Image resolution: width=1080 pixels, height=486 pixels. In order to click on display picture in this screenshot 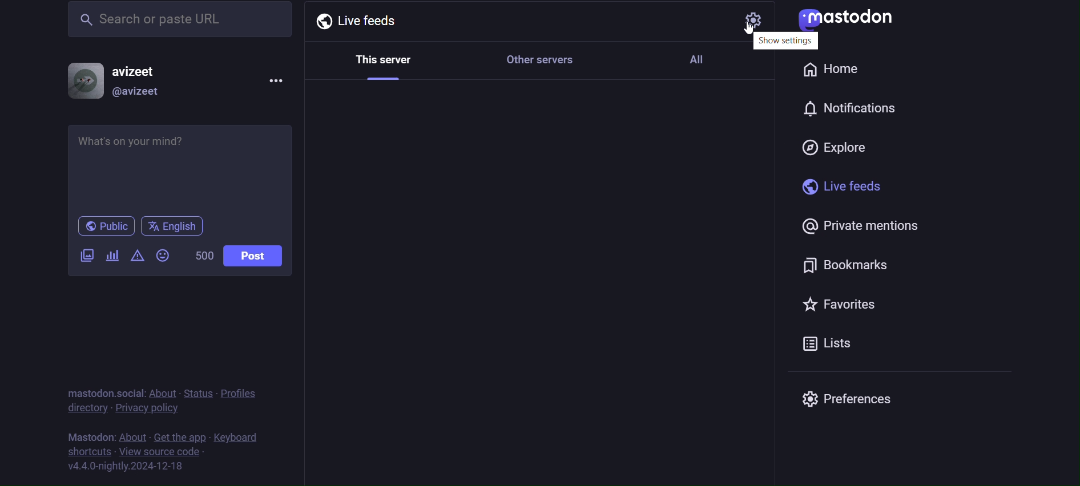, I will do `click(80, 79)`.